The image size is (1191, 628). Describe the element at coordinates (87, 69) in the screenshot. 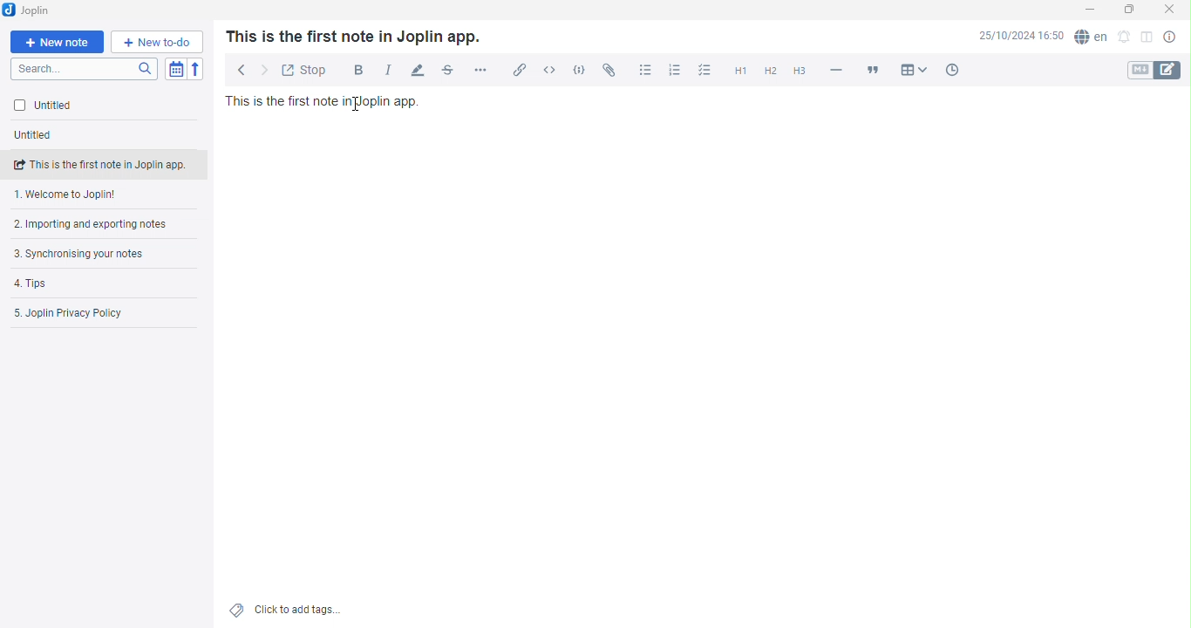

I see `Search` at that location.